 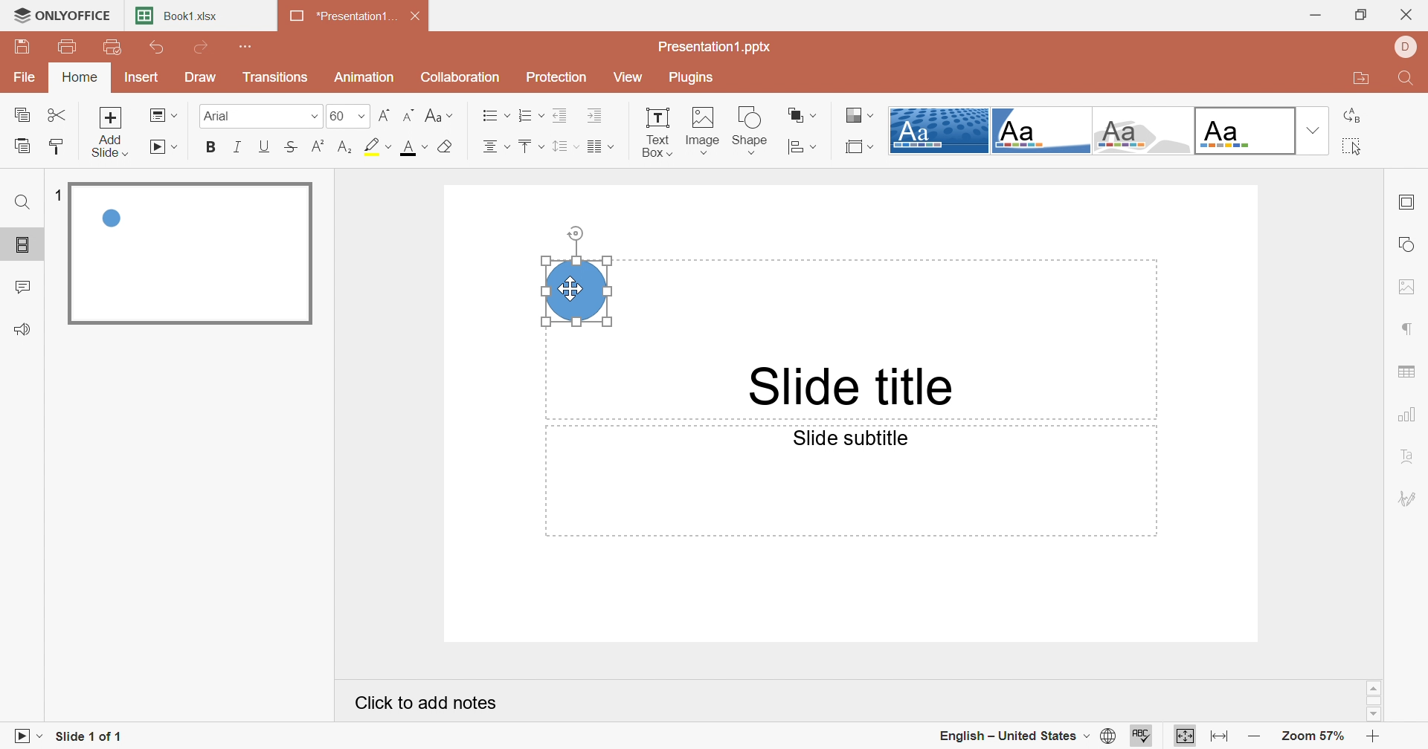 What do you see at coordinates (560, 77) in the screenshot?
I see `Protection` at bounding box center [560, 77].